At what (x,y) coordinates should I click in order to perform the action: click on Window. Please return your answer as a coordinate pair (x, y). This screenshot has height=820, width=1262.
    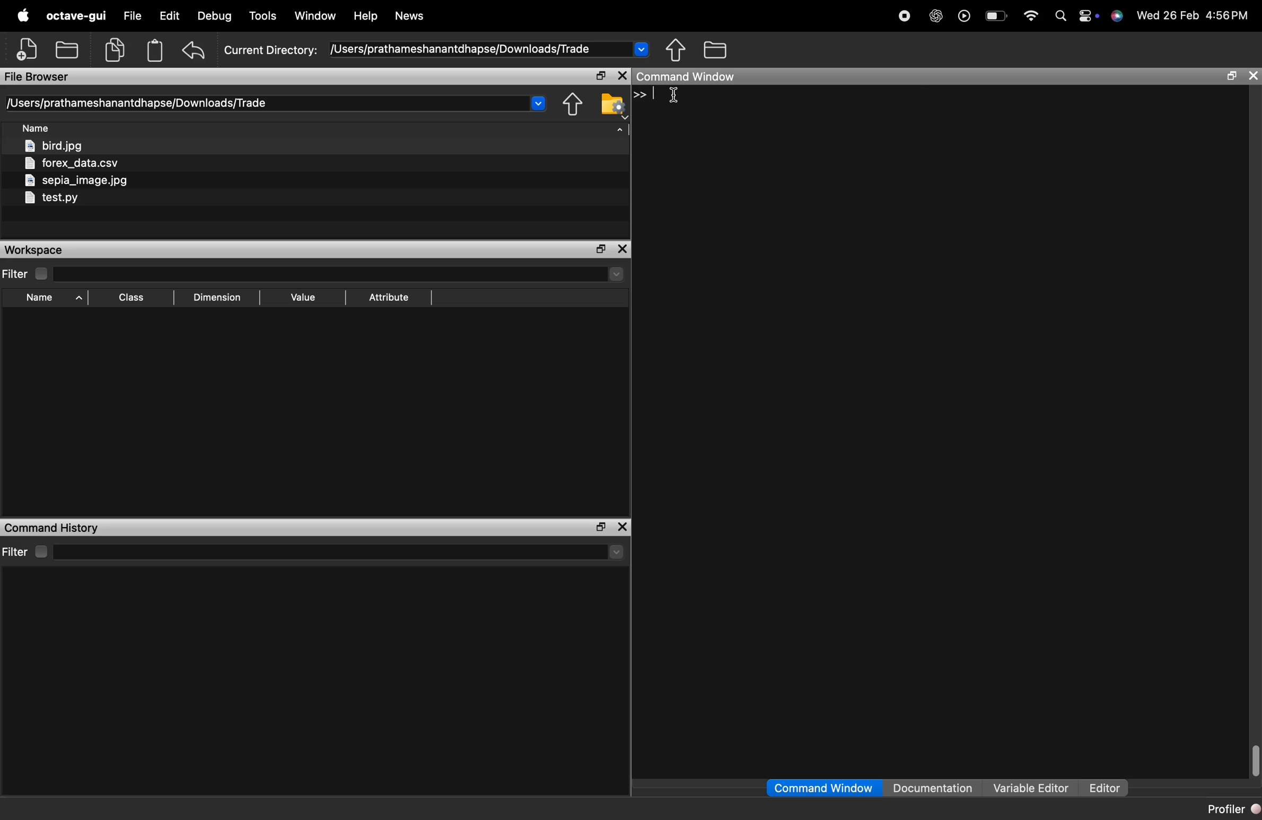
    Looking at the image, I should click on (315, 15).